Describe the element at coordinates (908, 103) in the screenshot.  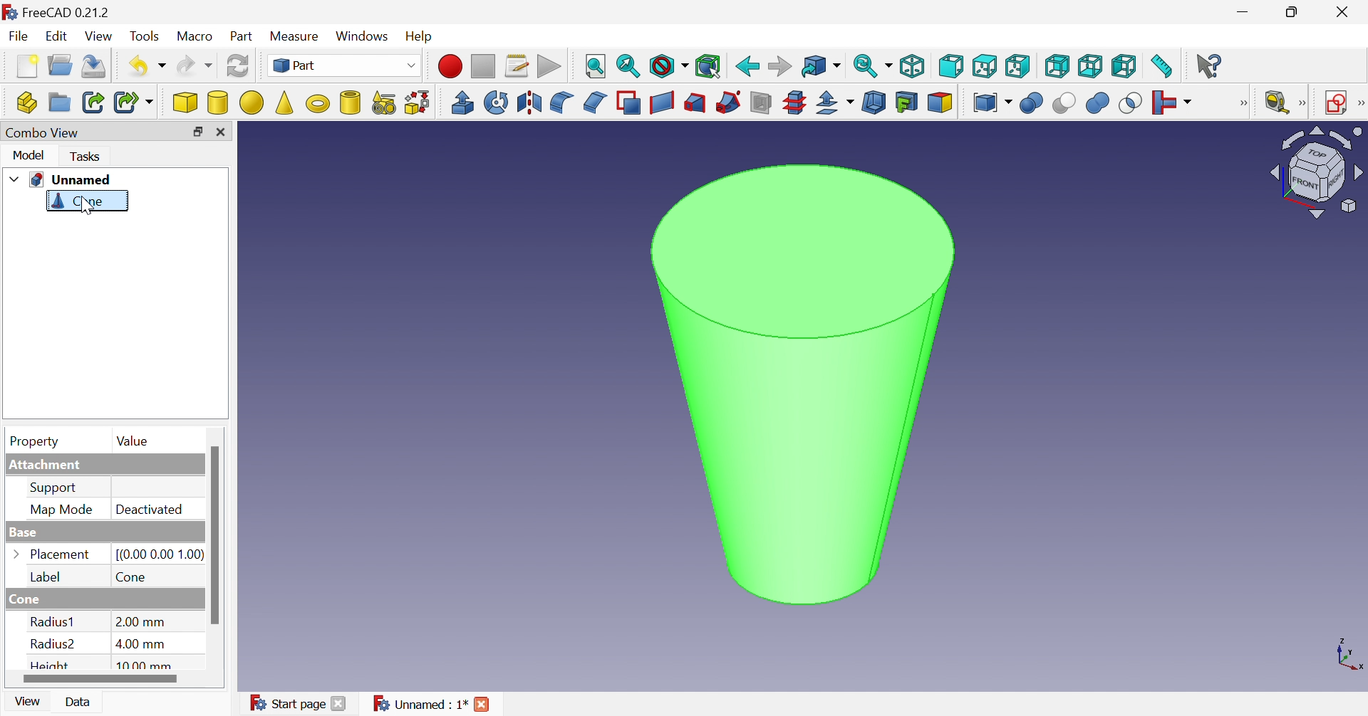
I see `Create projection on surface` at that location.